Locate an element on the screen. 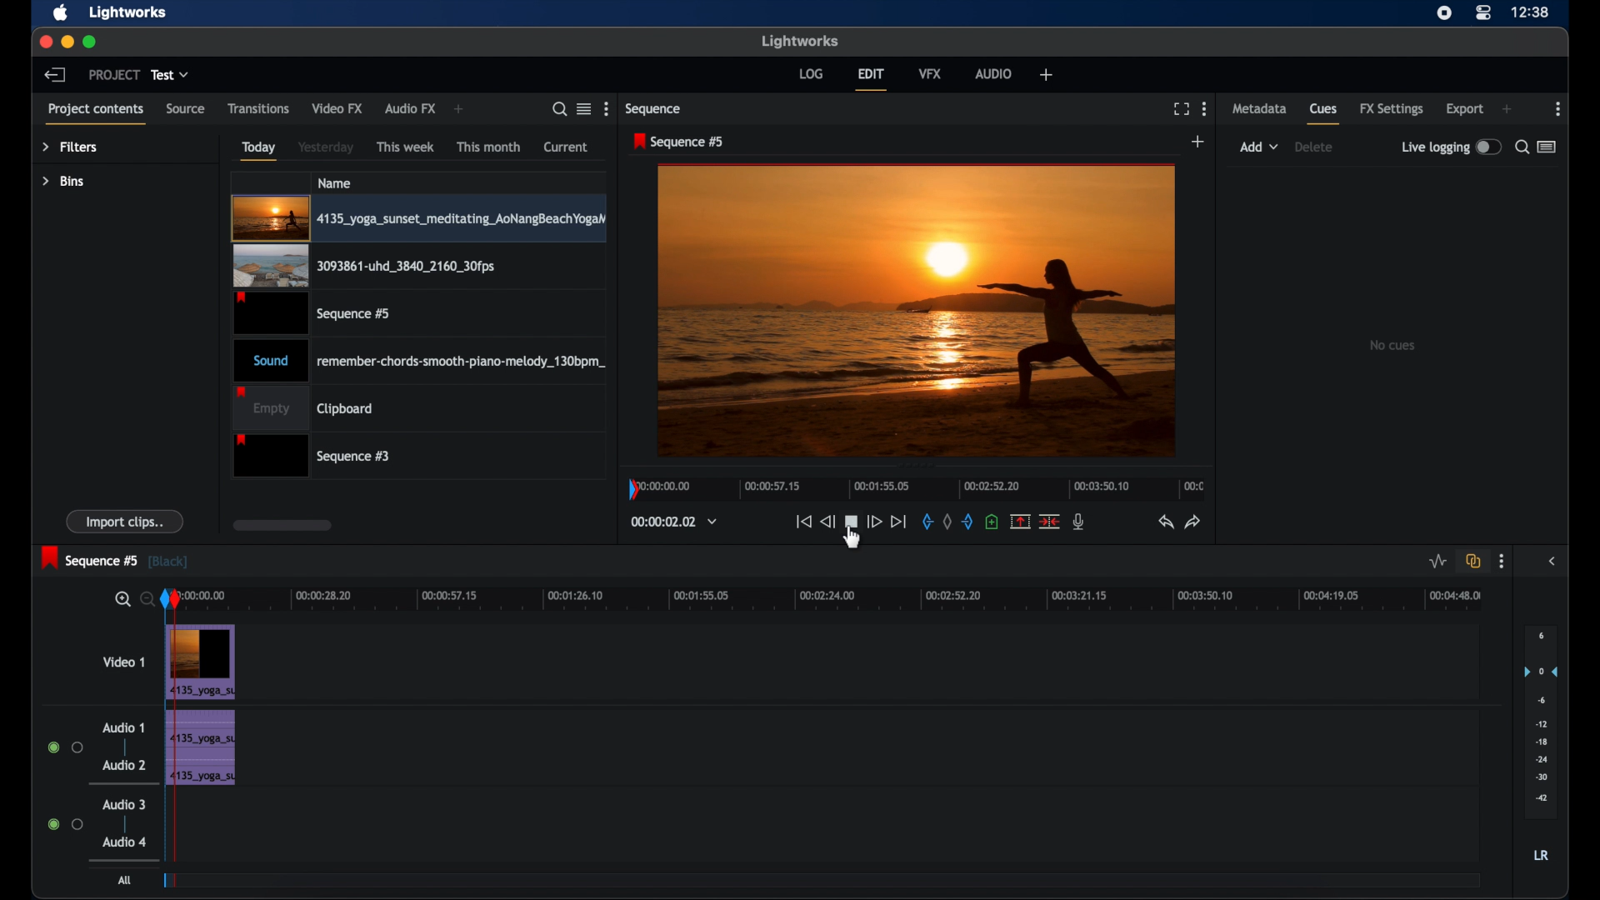  add a cue at current position is located at coordinates (993, 522).